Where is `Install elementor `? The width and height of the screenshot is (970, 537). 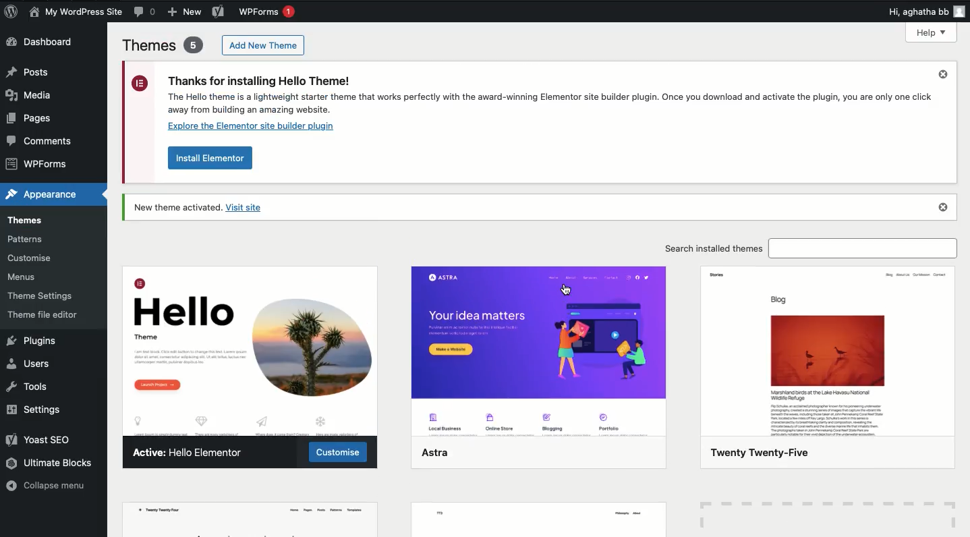 Install elementor  is located at coordinates (211, 160).